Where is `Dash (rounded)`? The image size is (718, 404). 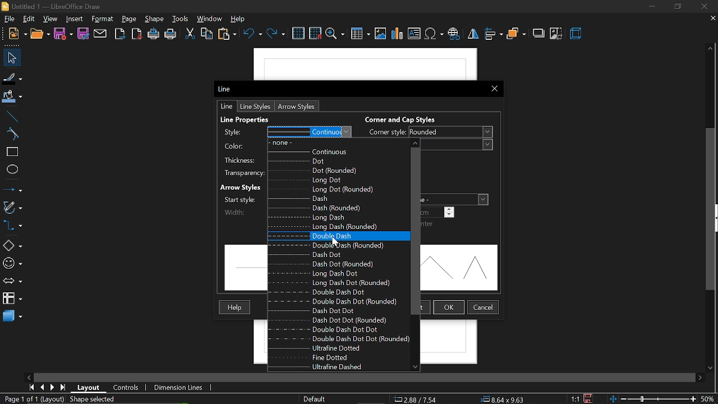
Dash (rounded) is located at coordinates (337, 208).